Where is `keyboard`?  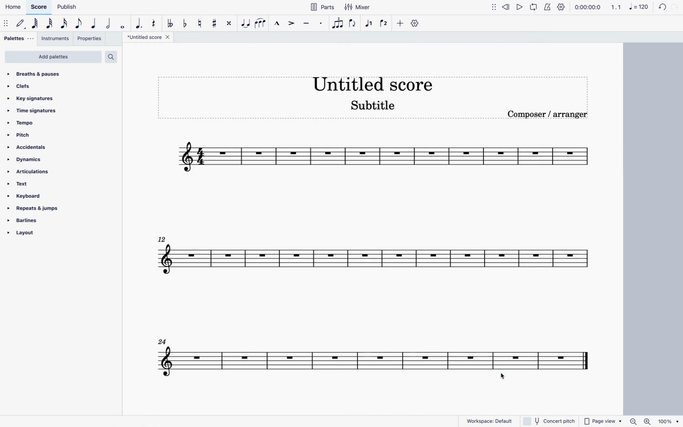 keyboard is located at coordinates (25, 196).